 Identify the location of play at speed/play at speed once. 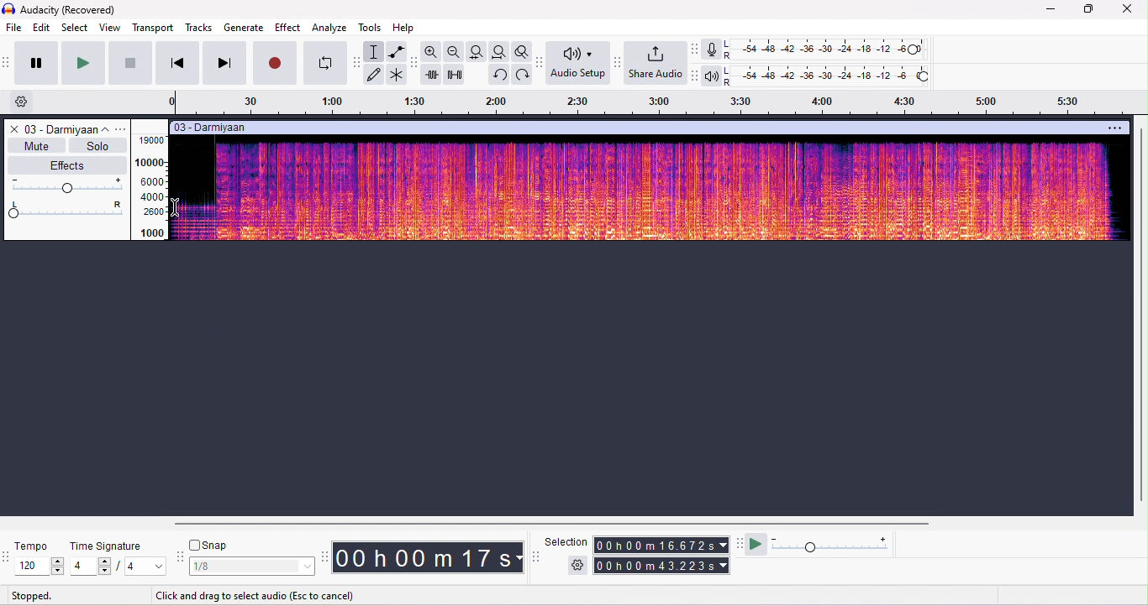
(756, 545).